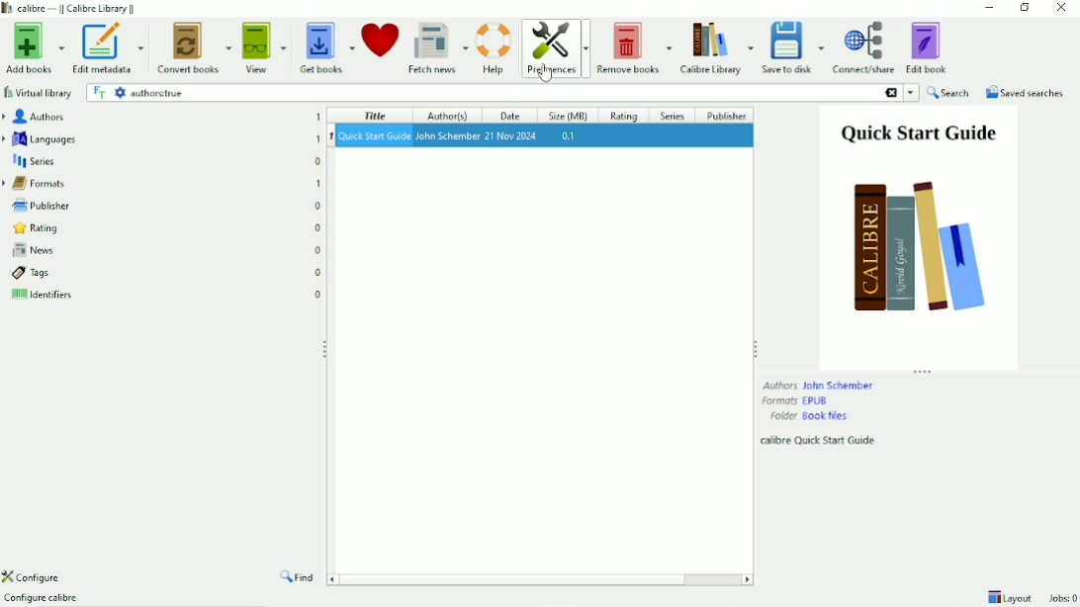 Image resolution: width=1080 pixels, height=607 pixels. Describe the element at coordinates (1009, 596) in the screenshot. I see `` at that location.